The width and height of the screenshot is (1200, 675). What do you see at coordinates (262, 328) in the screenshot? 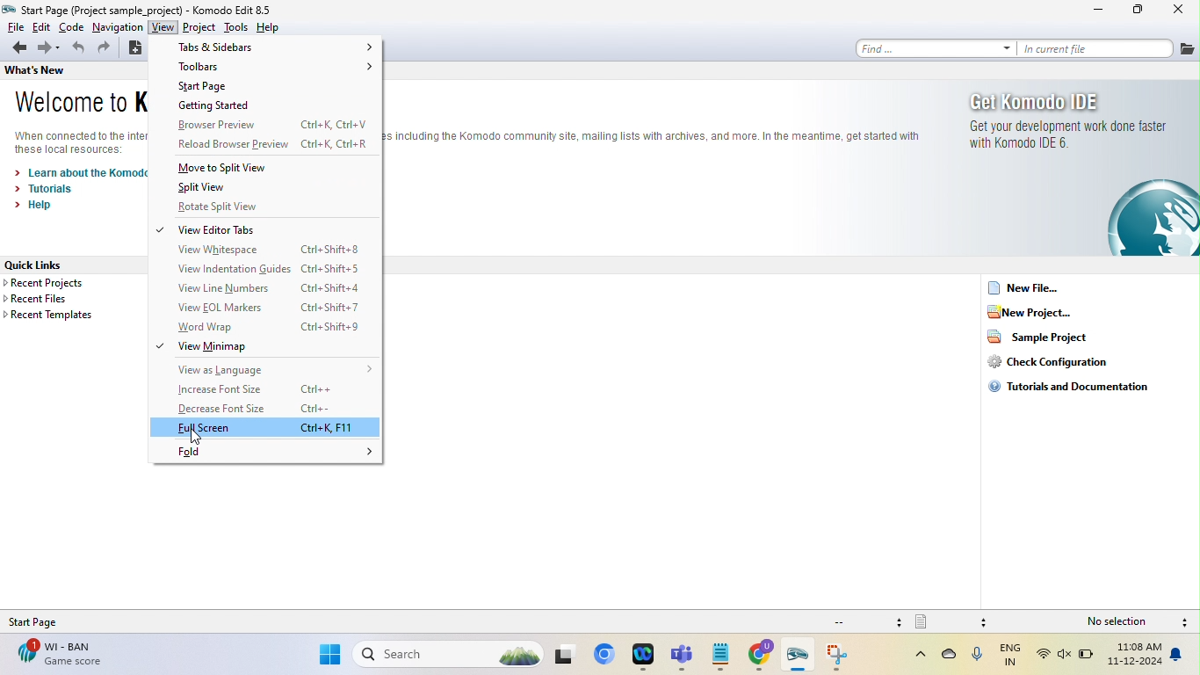
I see `word wrap` at bounding box center [262, 328].